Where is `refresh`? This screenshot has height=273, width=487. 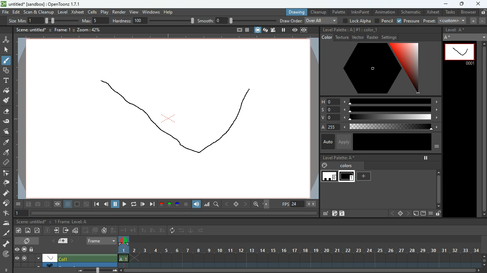
refresh is located at coordinates (174, 231).